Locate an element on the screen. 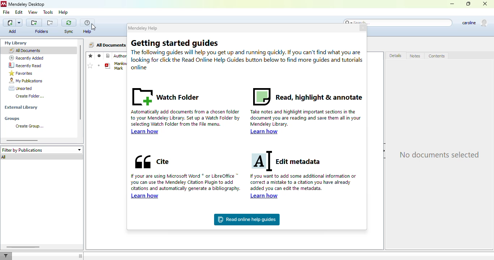 The image size is (494, 260). recently added is located at coordinates (26, 58).